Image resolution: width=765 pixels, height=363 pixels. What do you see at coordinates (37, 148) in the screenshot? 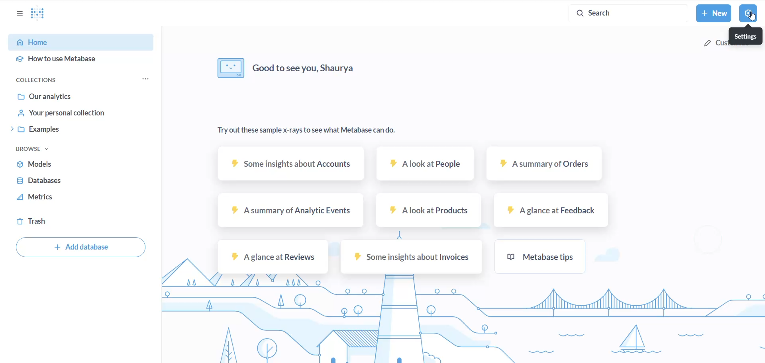
I see `BROWSE` at bounding box center [37, 148].